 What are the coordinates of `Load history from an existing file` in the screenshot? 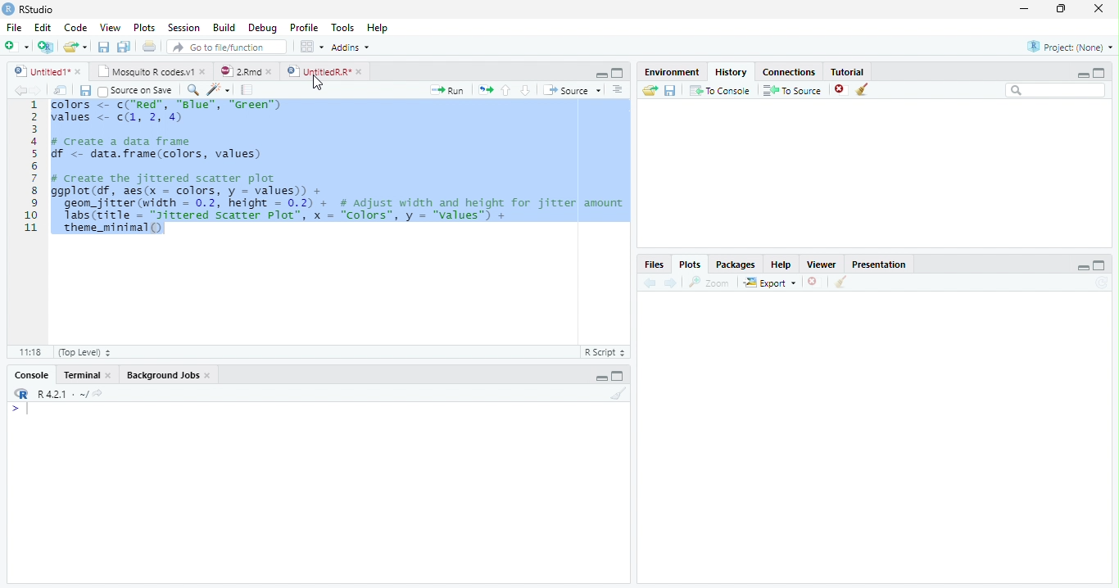 It's located at (650, 90).